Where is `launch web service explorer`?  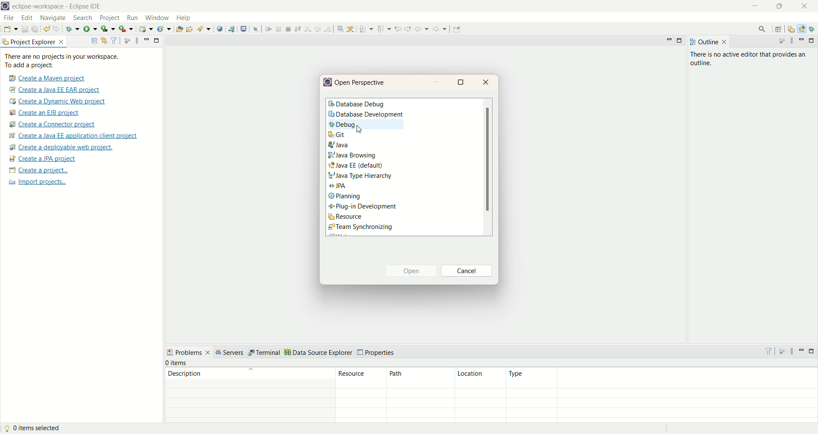 launch web service explorer is located at coordinates (232, 29).